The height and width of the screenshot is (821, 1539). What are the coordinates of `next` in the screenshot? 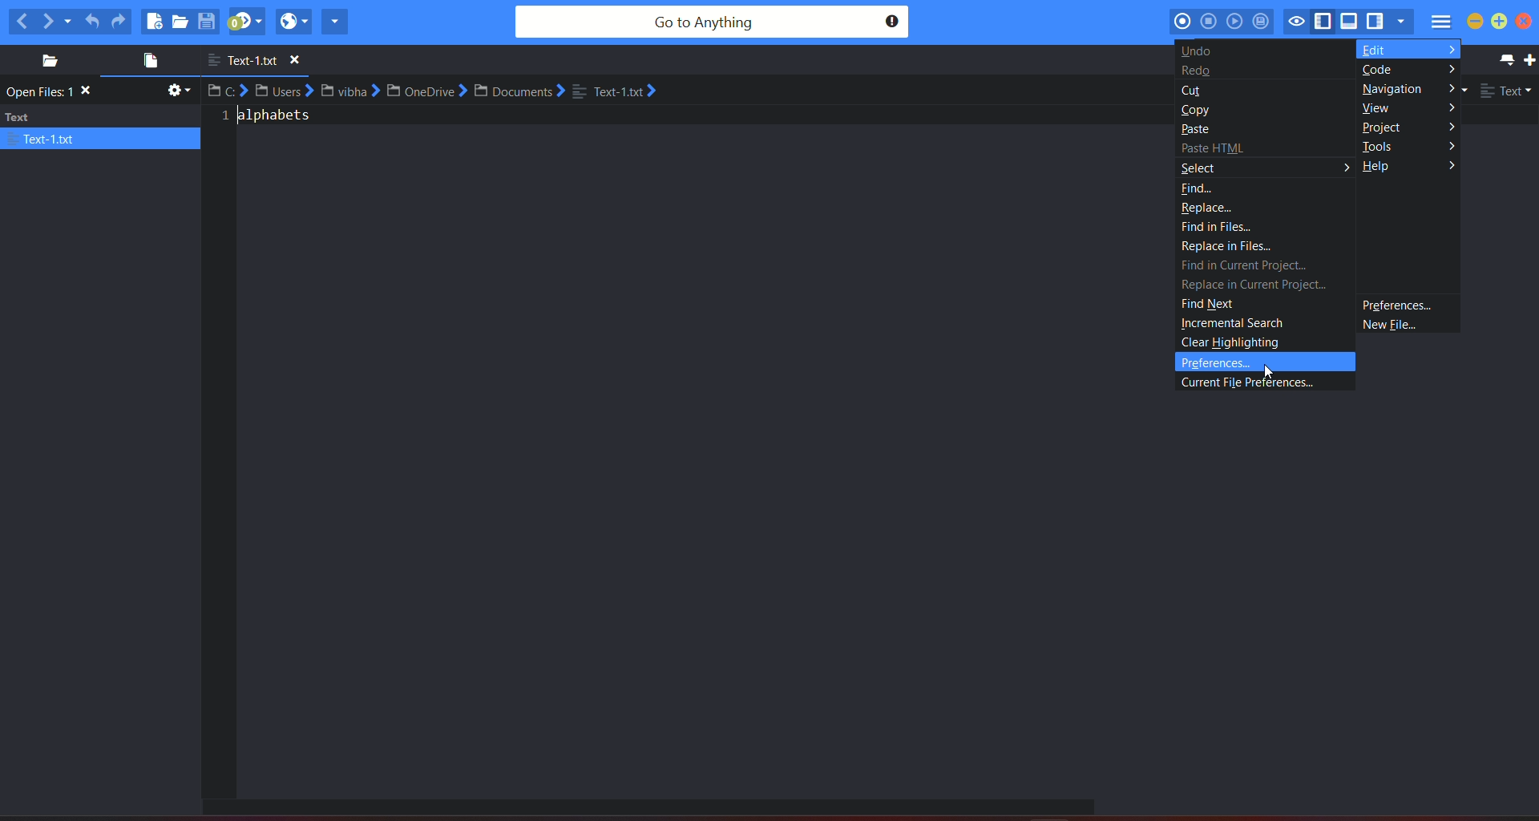 It's located at (57, 20).